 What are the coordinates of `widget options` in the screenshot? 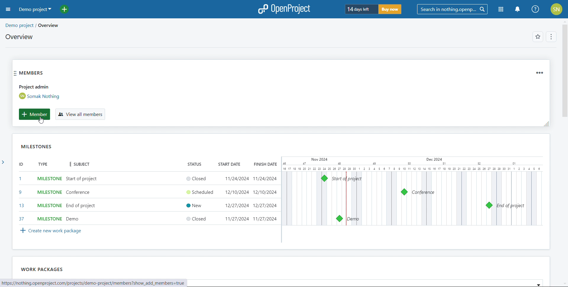 It's located at (539, 72).